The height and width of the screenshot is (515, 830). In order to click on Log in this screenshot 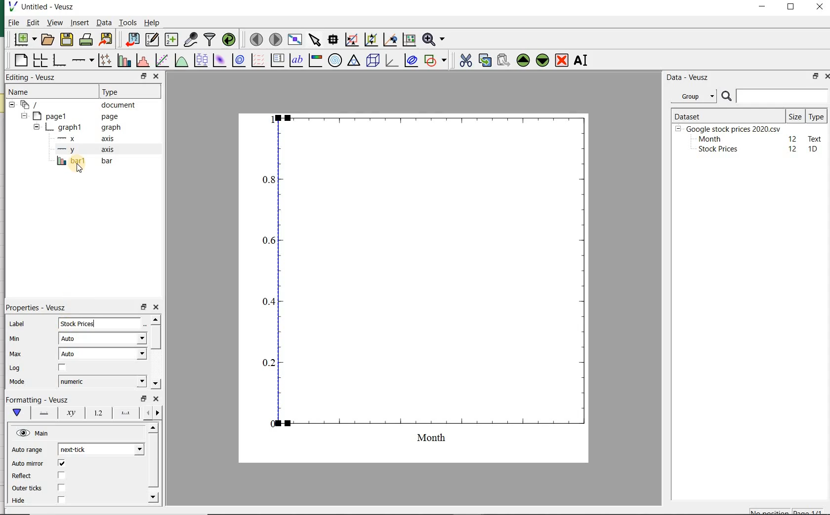, I will do `click(14, 368)`.